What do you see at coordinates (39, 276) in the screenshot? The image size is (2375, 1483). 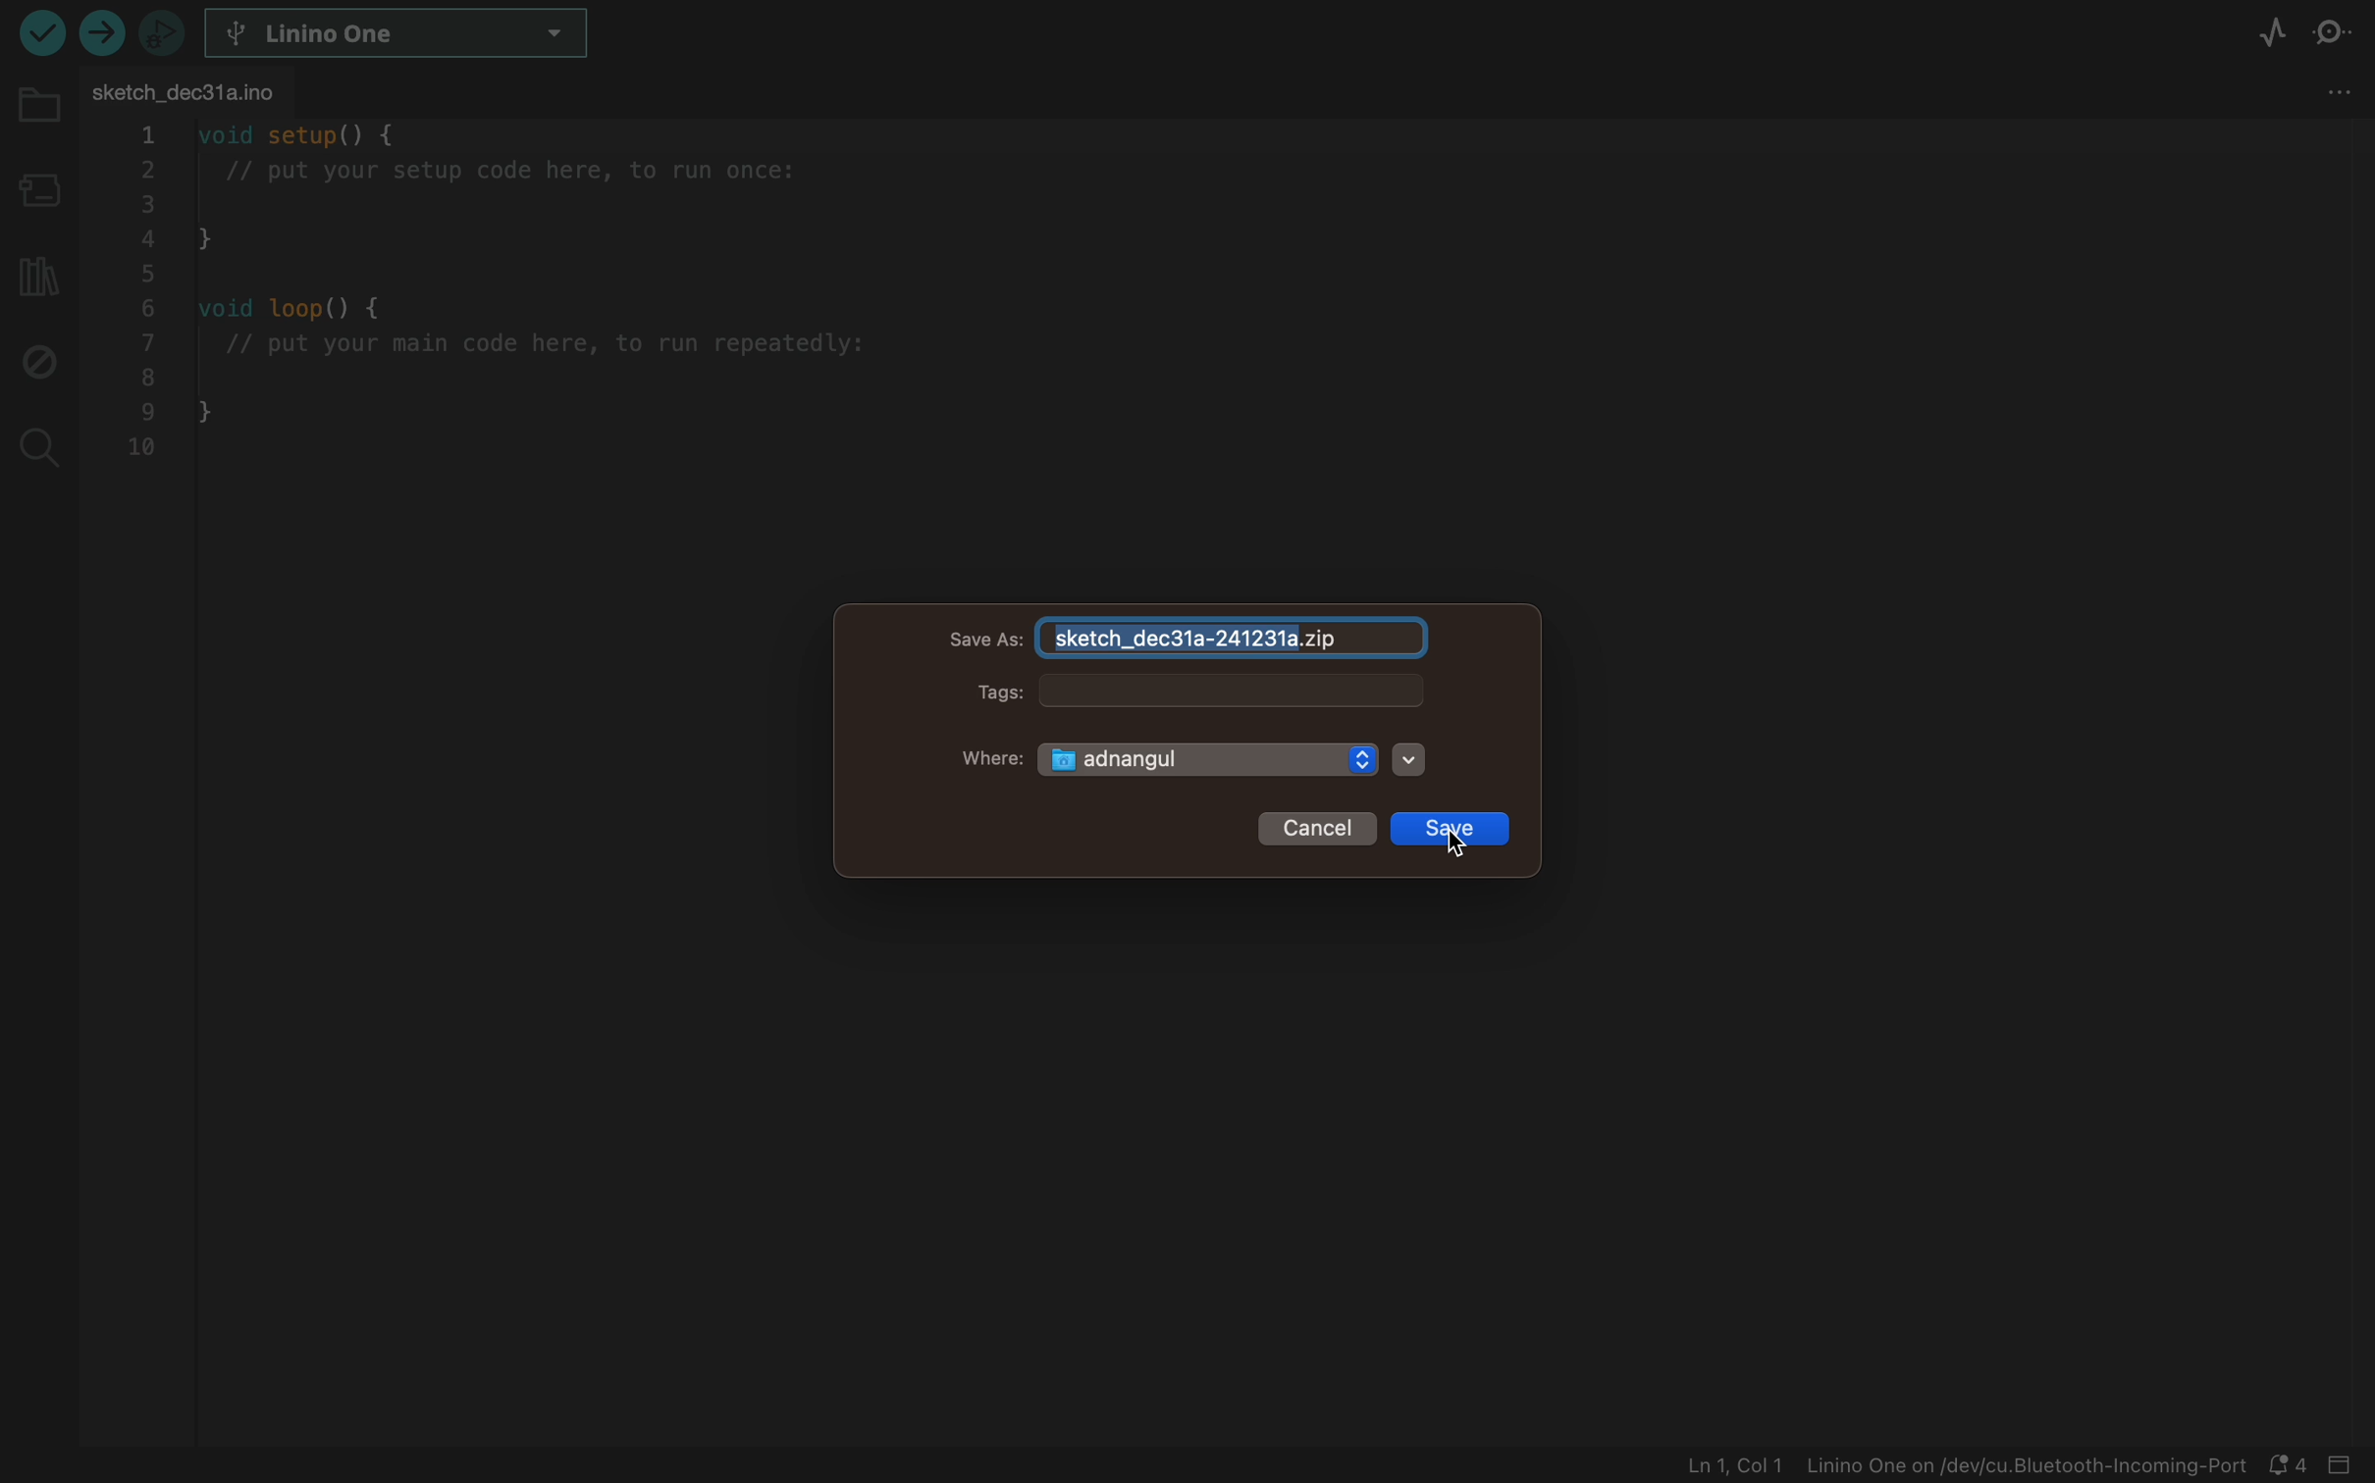 I see `library manager` at bounding box center [39, 276].